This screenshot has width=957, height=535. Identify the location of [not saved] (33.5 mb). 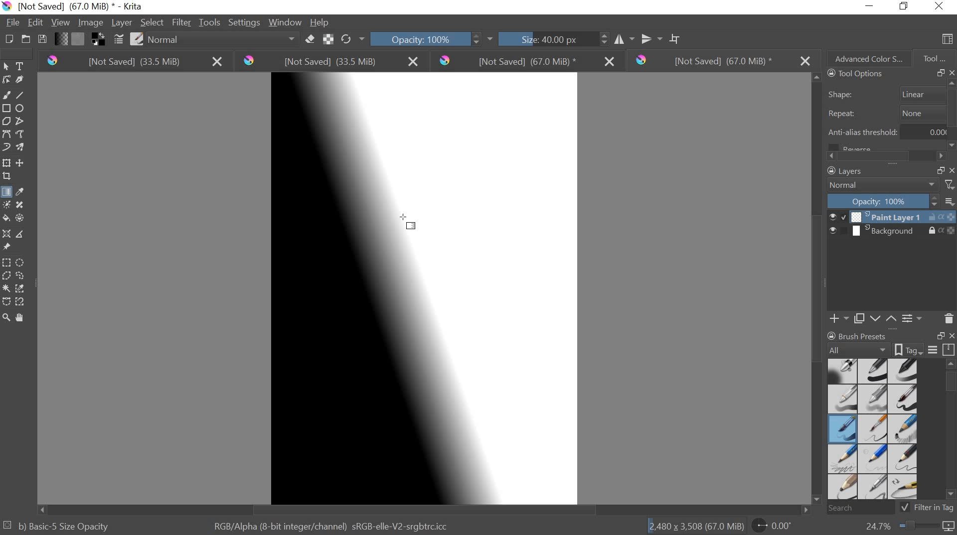
(331, 62).